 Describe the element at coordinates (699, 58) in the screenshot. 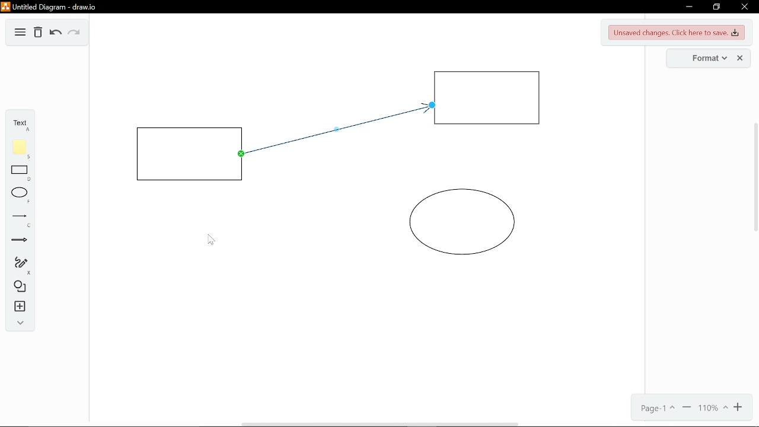

I see `Format` at that location.